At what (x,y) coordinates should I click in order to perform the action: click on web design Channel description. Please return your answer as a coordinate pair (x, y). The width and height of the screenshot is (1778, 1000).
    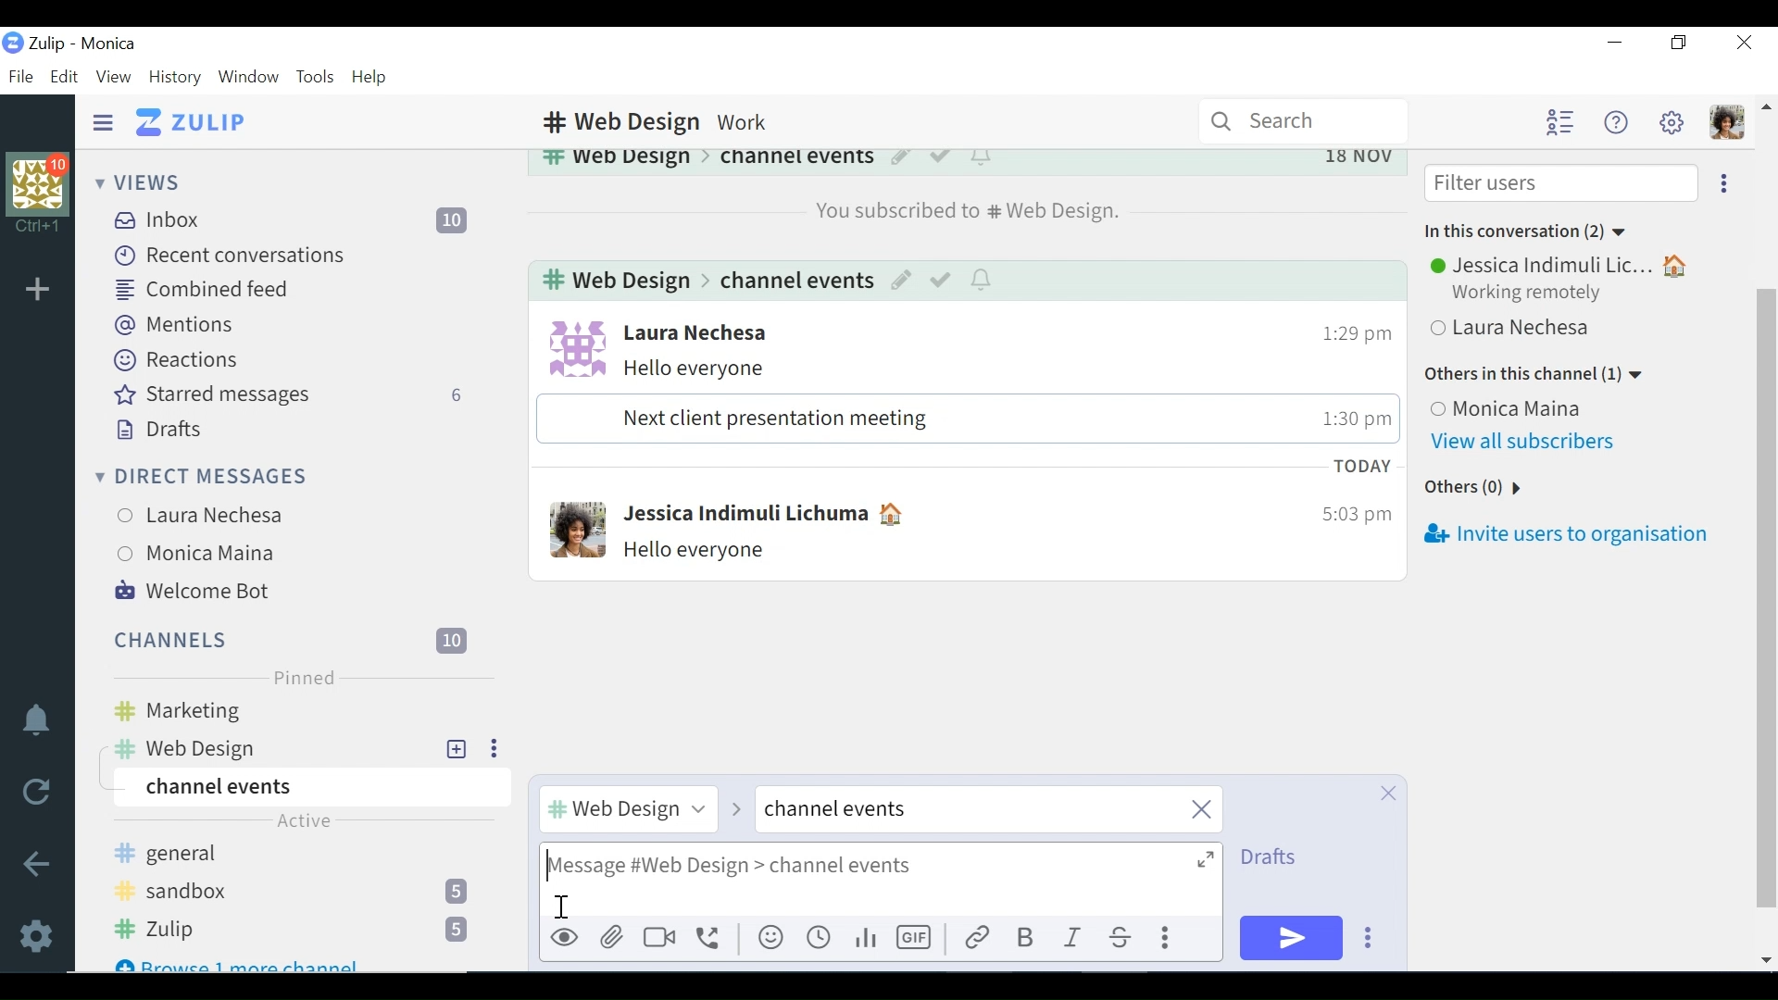
    Looking at the image, I should click on (662, 121).